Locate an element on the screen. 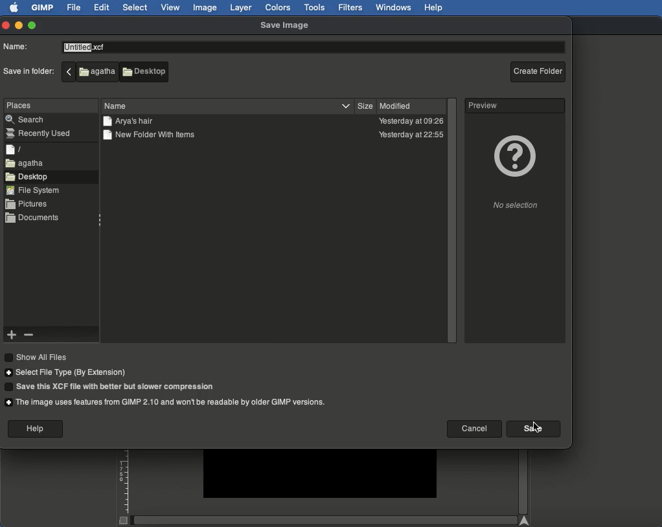  Save is located at coordinates (531, 429).